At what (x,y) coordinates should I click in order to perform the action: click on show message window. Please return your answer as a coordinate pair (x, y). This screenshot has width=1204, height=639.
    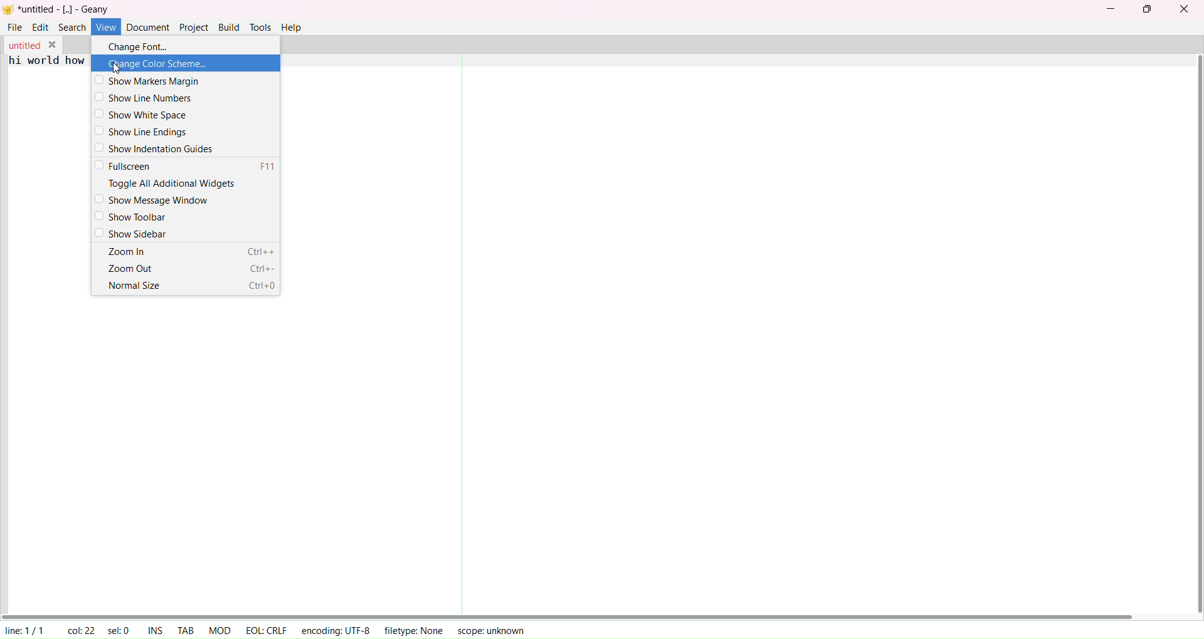
    Looking at the image, I should click on (154, 199).